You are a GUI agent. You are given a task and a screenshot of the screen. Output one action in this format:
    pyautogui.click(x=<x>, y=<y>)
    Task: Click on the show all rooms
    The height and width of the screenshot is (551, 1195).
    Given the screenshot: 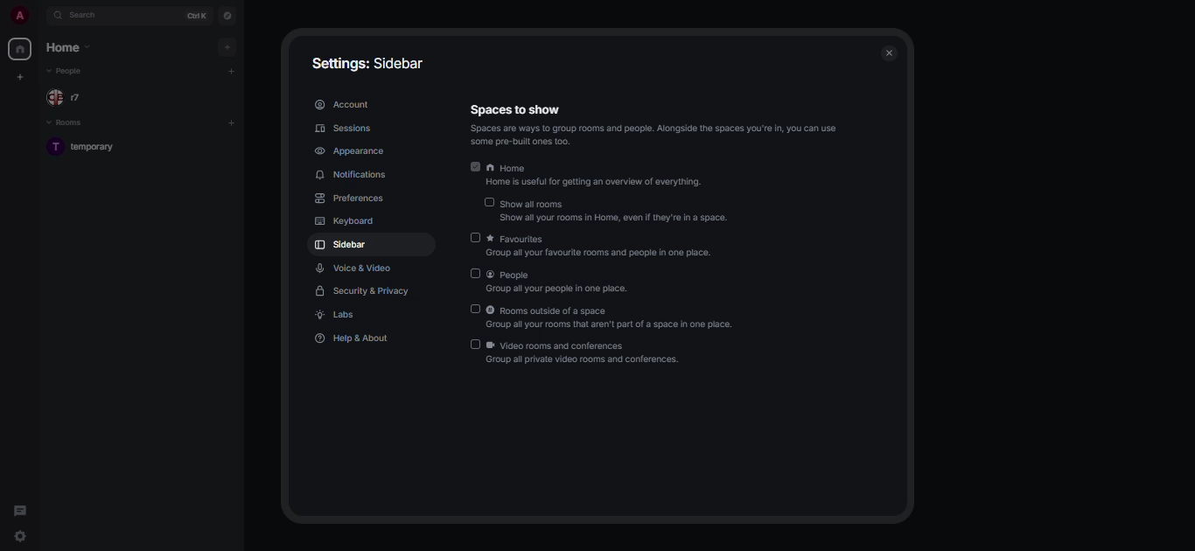 What is the action you would take?
    pyautogui.click(x=615, y=201)
    